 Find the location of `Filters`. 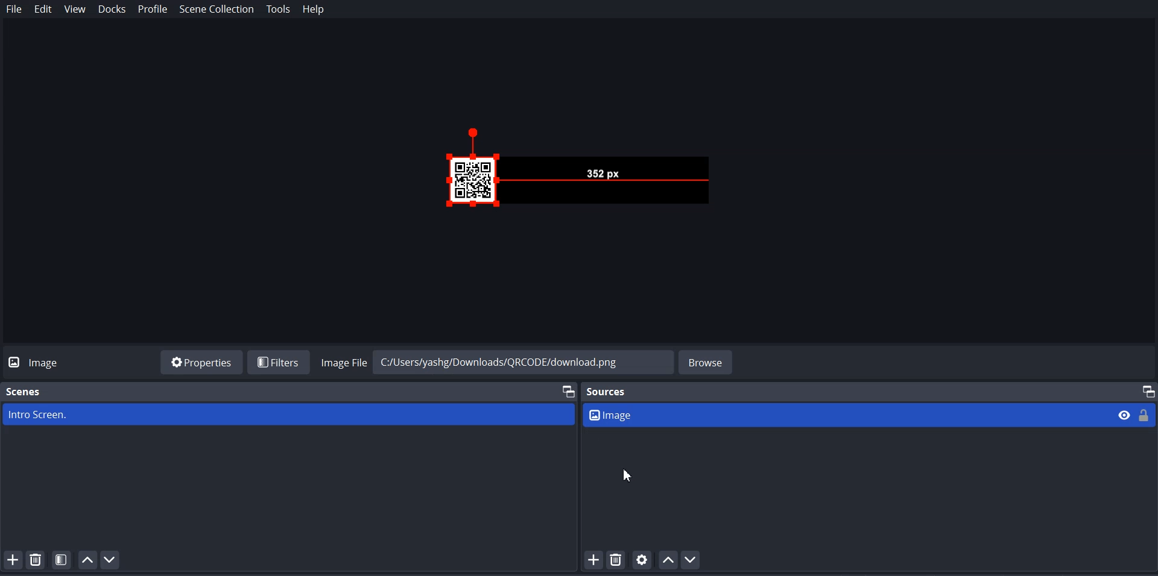

Filters is located at coordinates (278, 362).